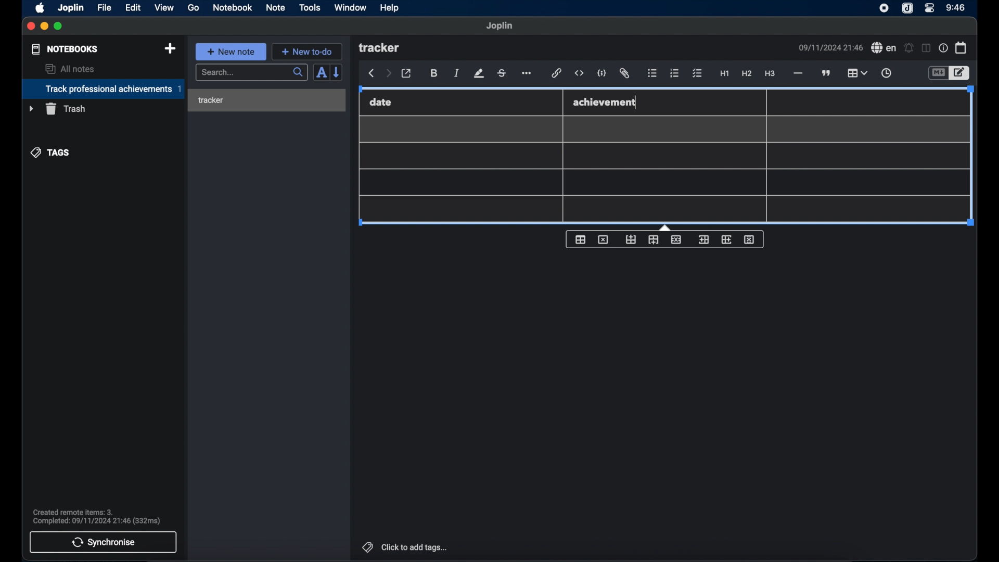 This screenshot has width=999, height=562. I want to click on minimize, so click(45, 27).